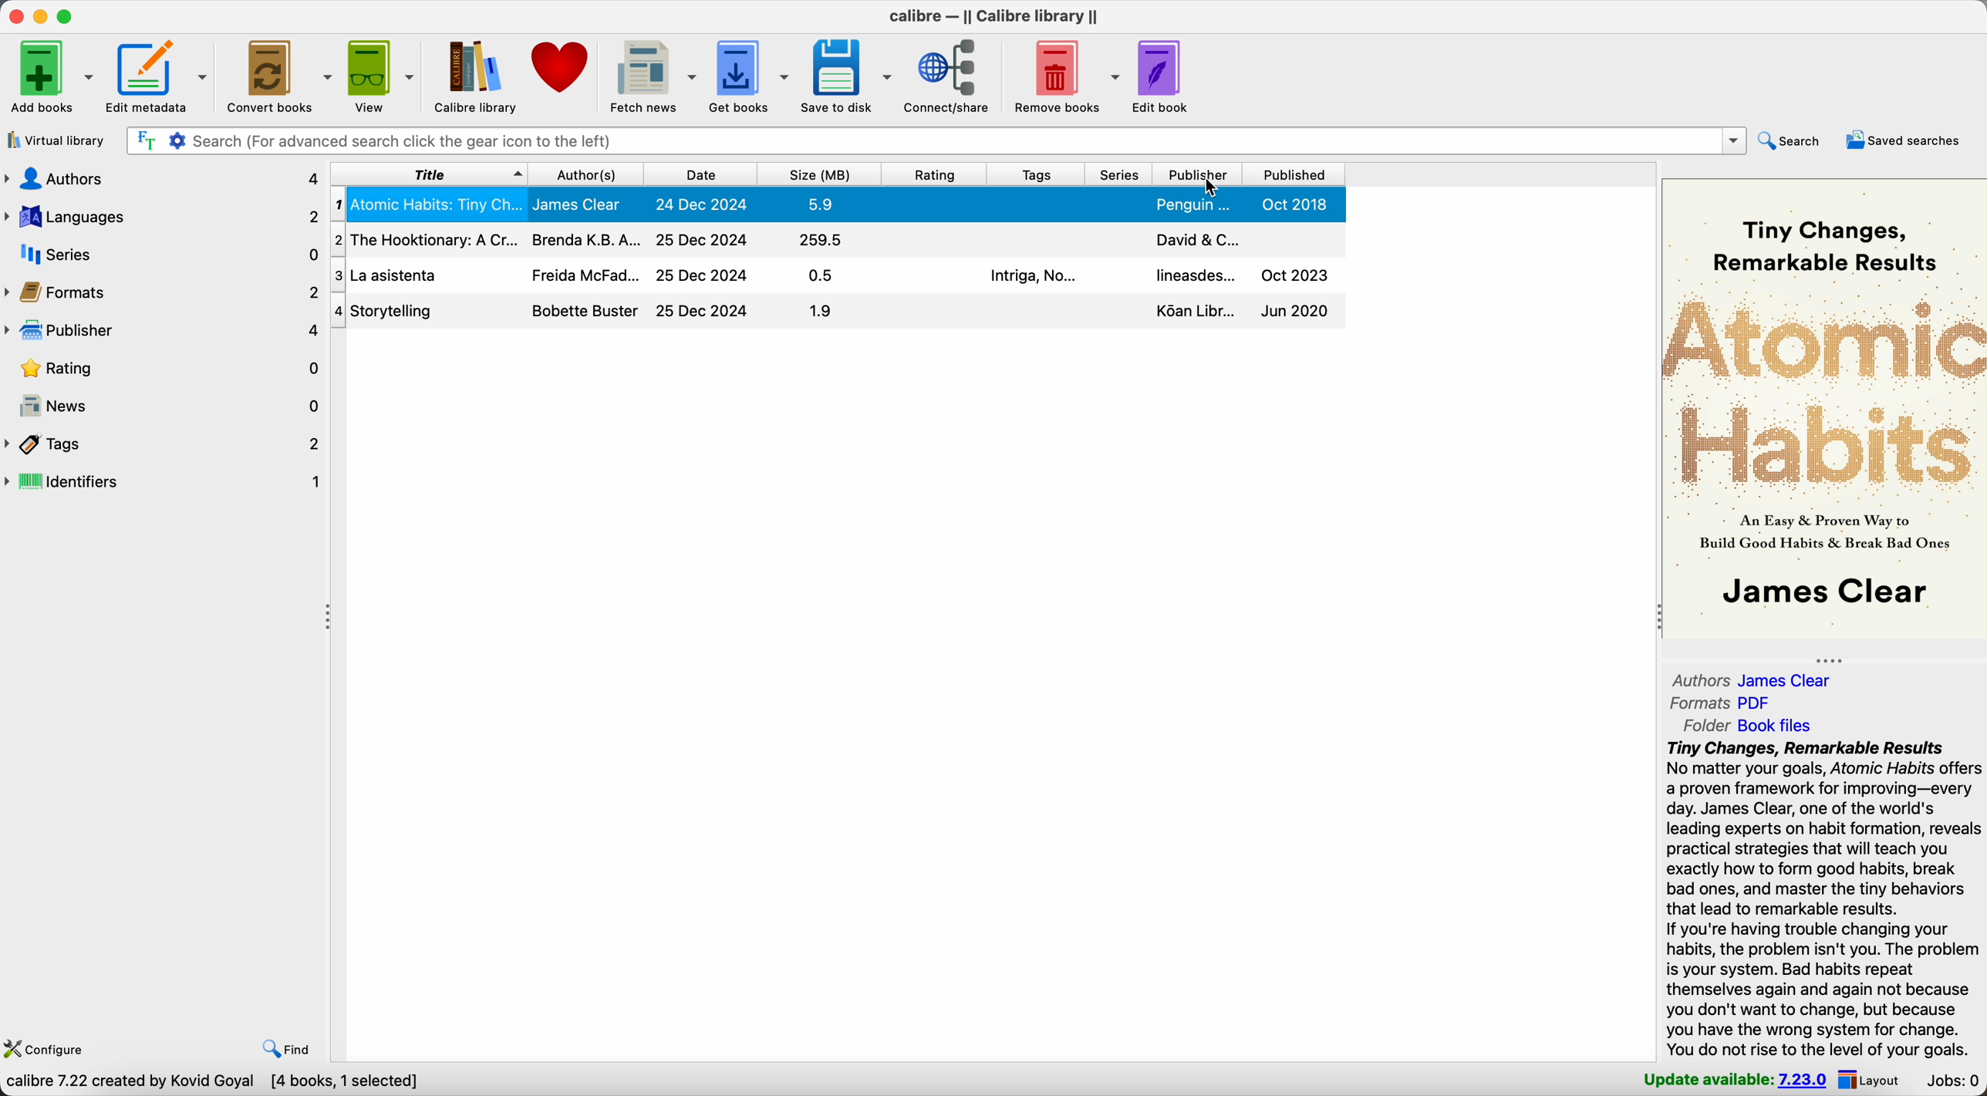 The height and width of the screenshot is (1096, 1987). Describe the element at coordinates (1166, 77) in the screenshot. I see `edit book` at that location.